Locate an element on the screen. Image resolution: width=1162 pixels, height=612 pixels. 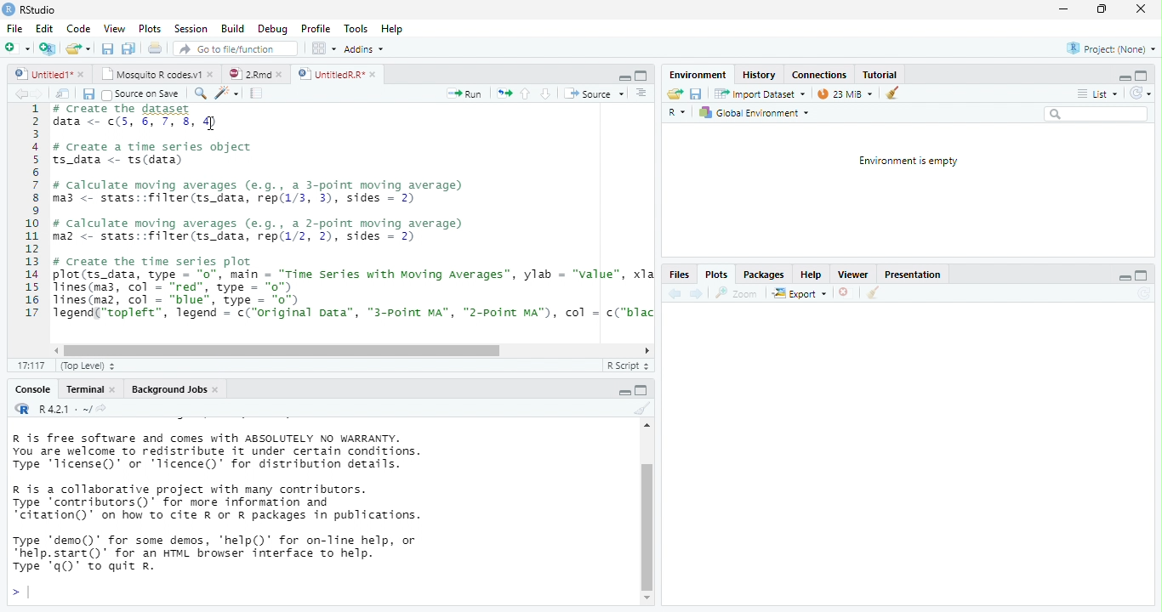
Edit is located at coordinates (44, 28).